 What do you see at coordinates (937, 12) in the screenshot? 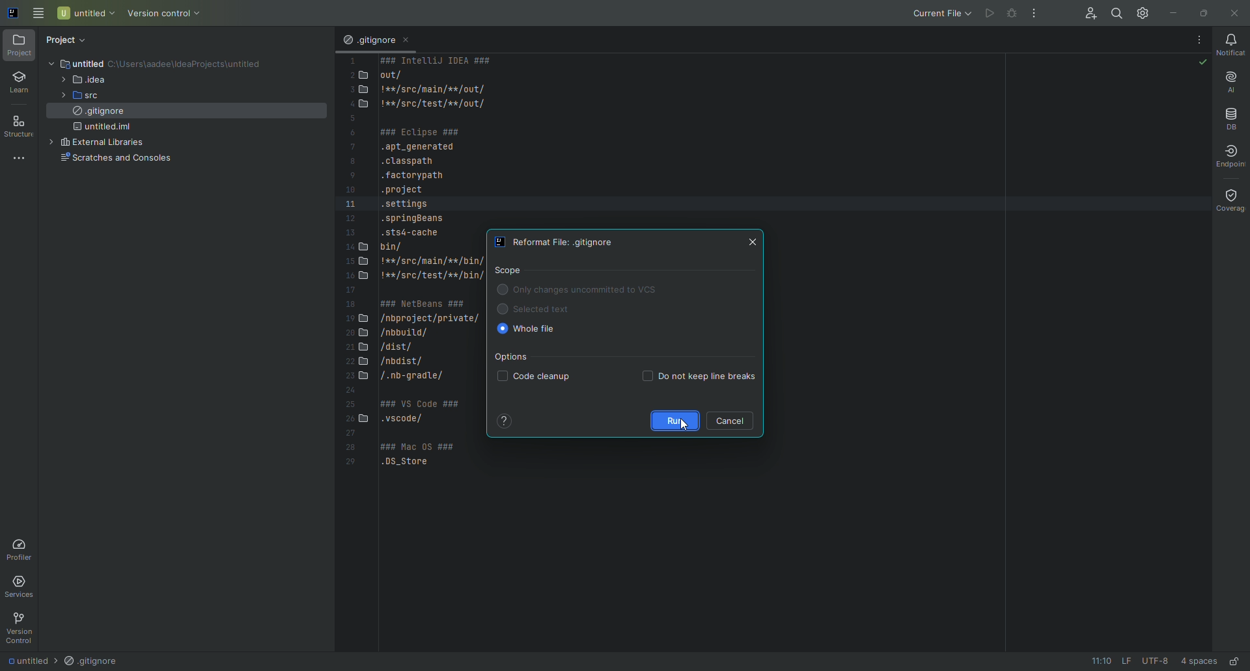
I see `Current file` at bounding box center [937, 12].